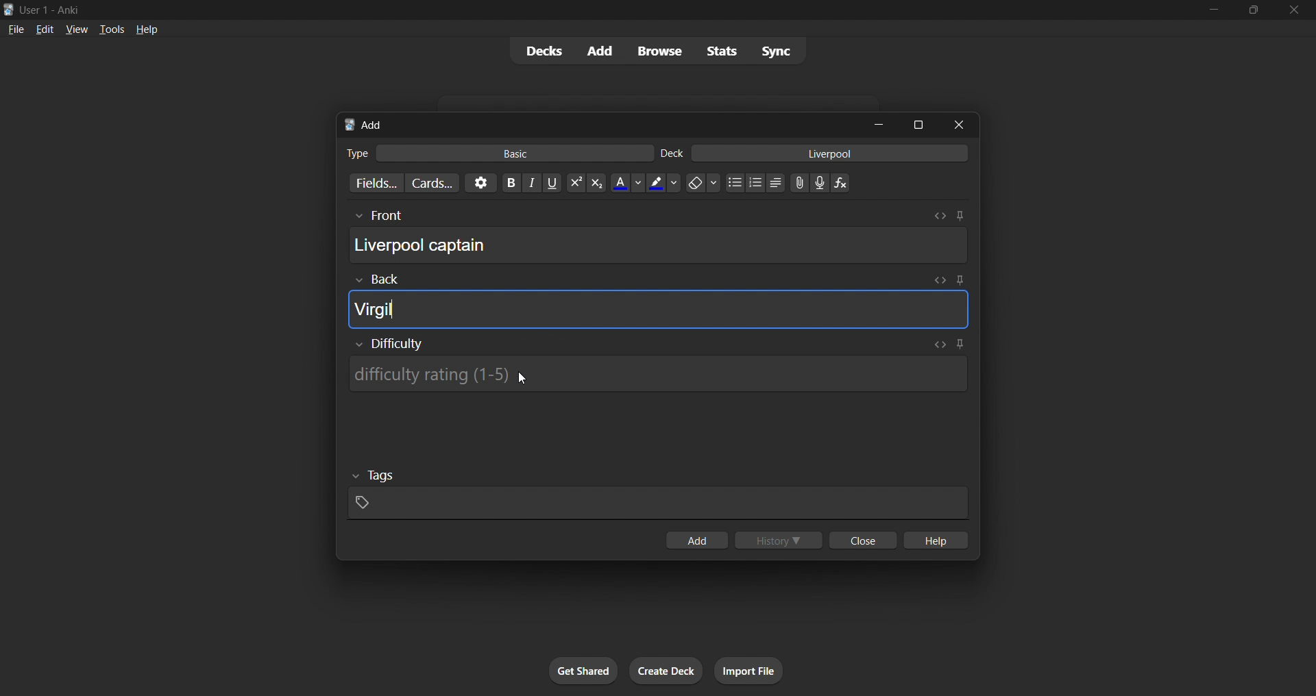  What do you see at coordinates (960, 345) in the screenshot?
I see `Toggle sticky` at bounding box center [960, 345].